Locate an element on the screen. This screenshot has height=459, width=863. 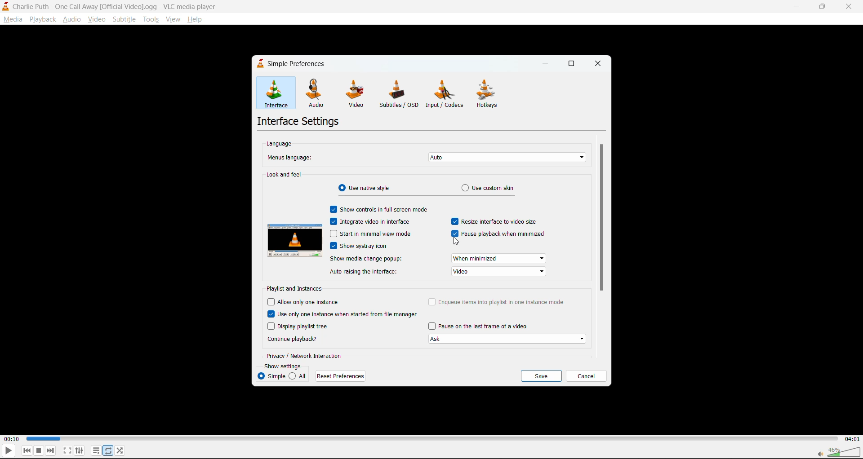
all is located at coordinates (298, 376).